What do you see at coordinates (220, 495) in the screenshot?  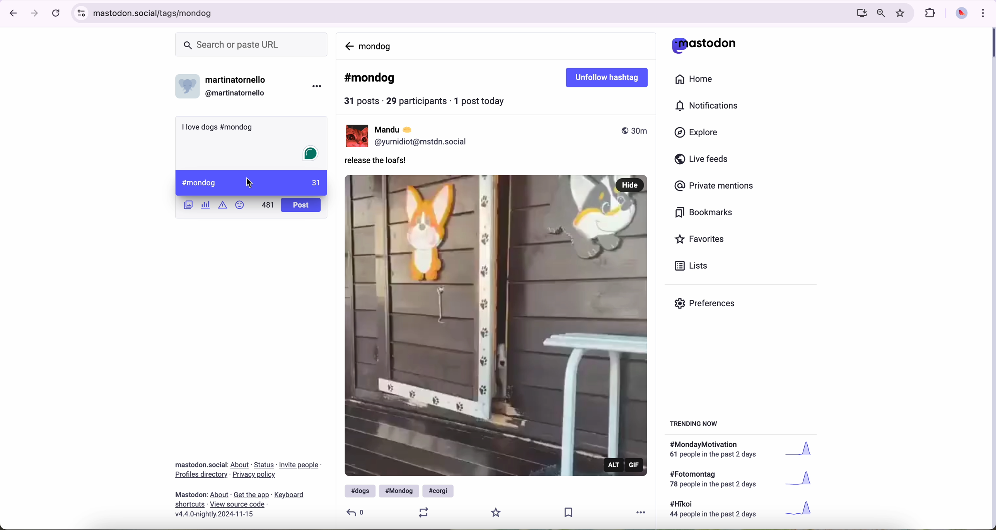 I see `link` at bounding box center [220, 495].